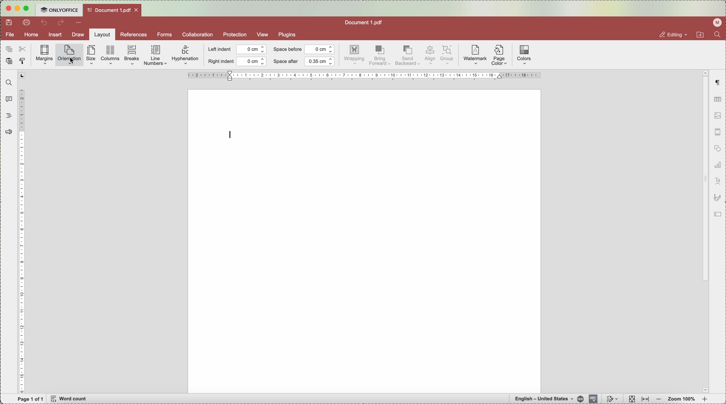 The image size is (726, 404). What do you see at coordinates (612, 399) in the screenshot?
I see `track changes` at bounding box center [612, 399].